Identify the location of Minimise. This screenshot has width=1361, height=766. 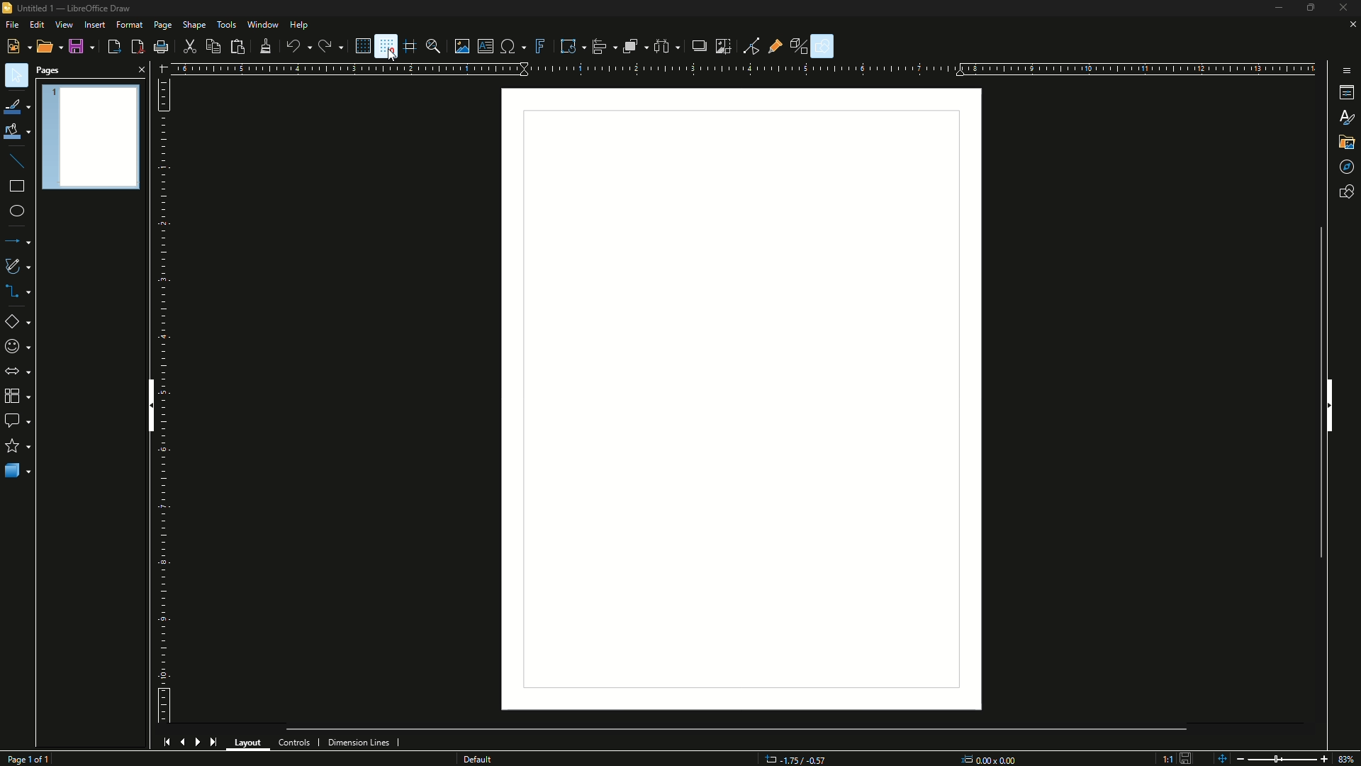
(1276, 9).